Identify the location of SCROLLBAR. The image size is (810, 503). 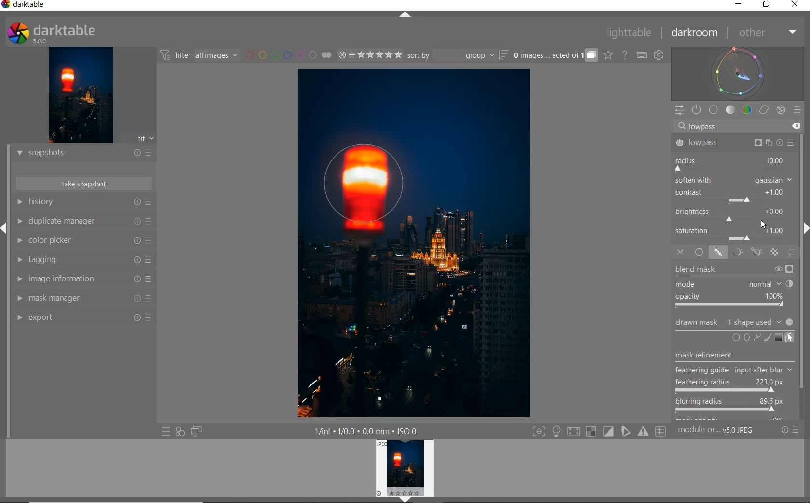
(805, 275).